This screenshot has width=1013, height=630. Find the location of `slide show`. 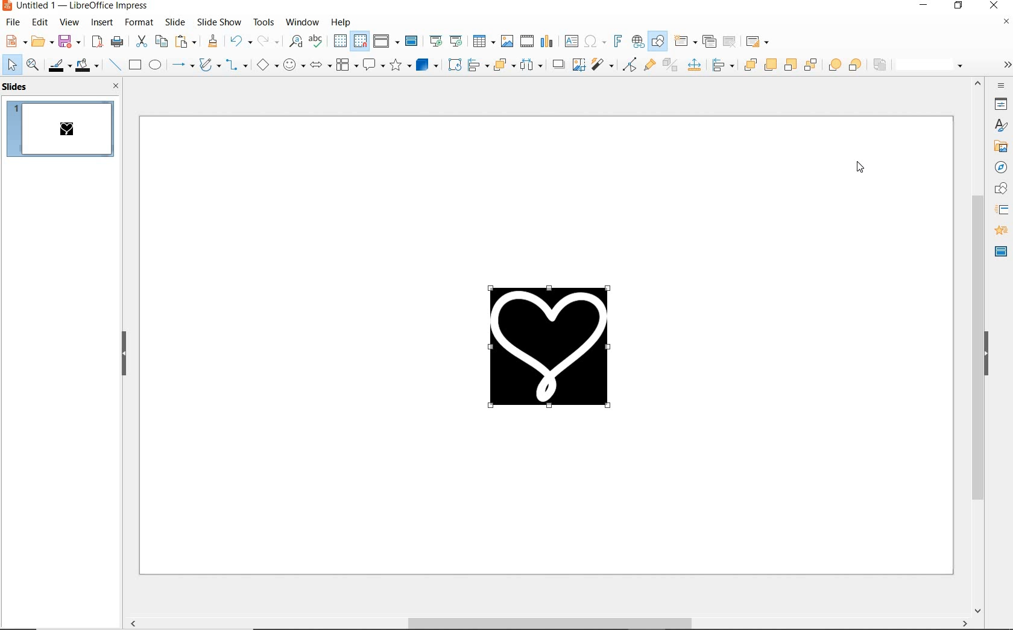

slide show is located at coordinates (218, 22).